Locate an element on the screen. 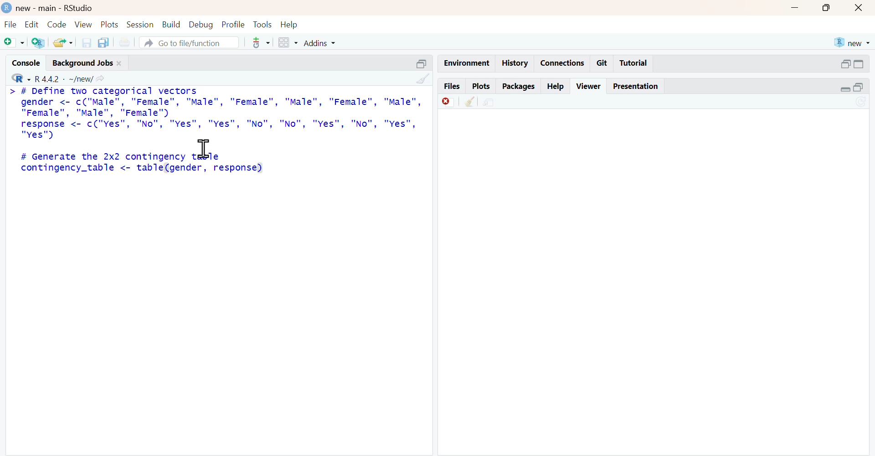 The height and width of the screenshot is (456, 875). file is located at coordinates (12, 25).